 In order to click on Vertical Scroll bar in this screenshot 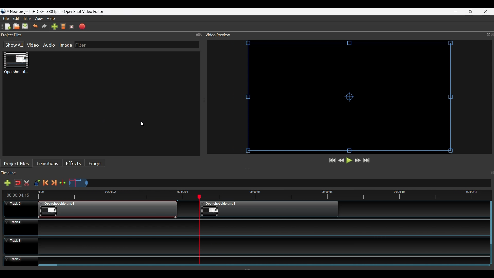, I will do `click(48, 266)`.